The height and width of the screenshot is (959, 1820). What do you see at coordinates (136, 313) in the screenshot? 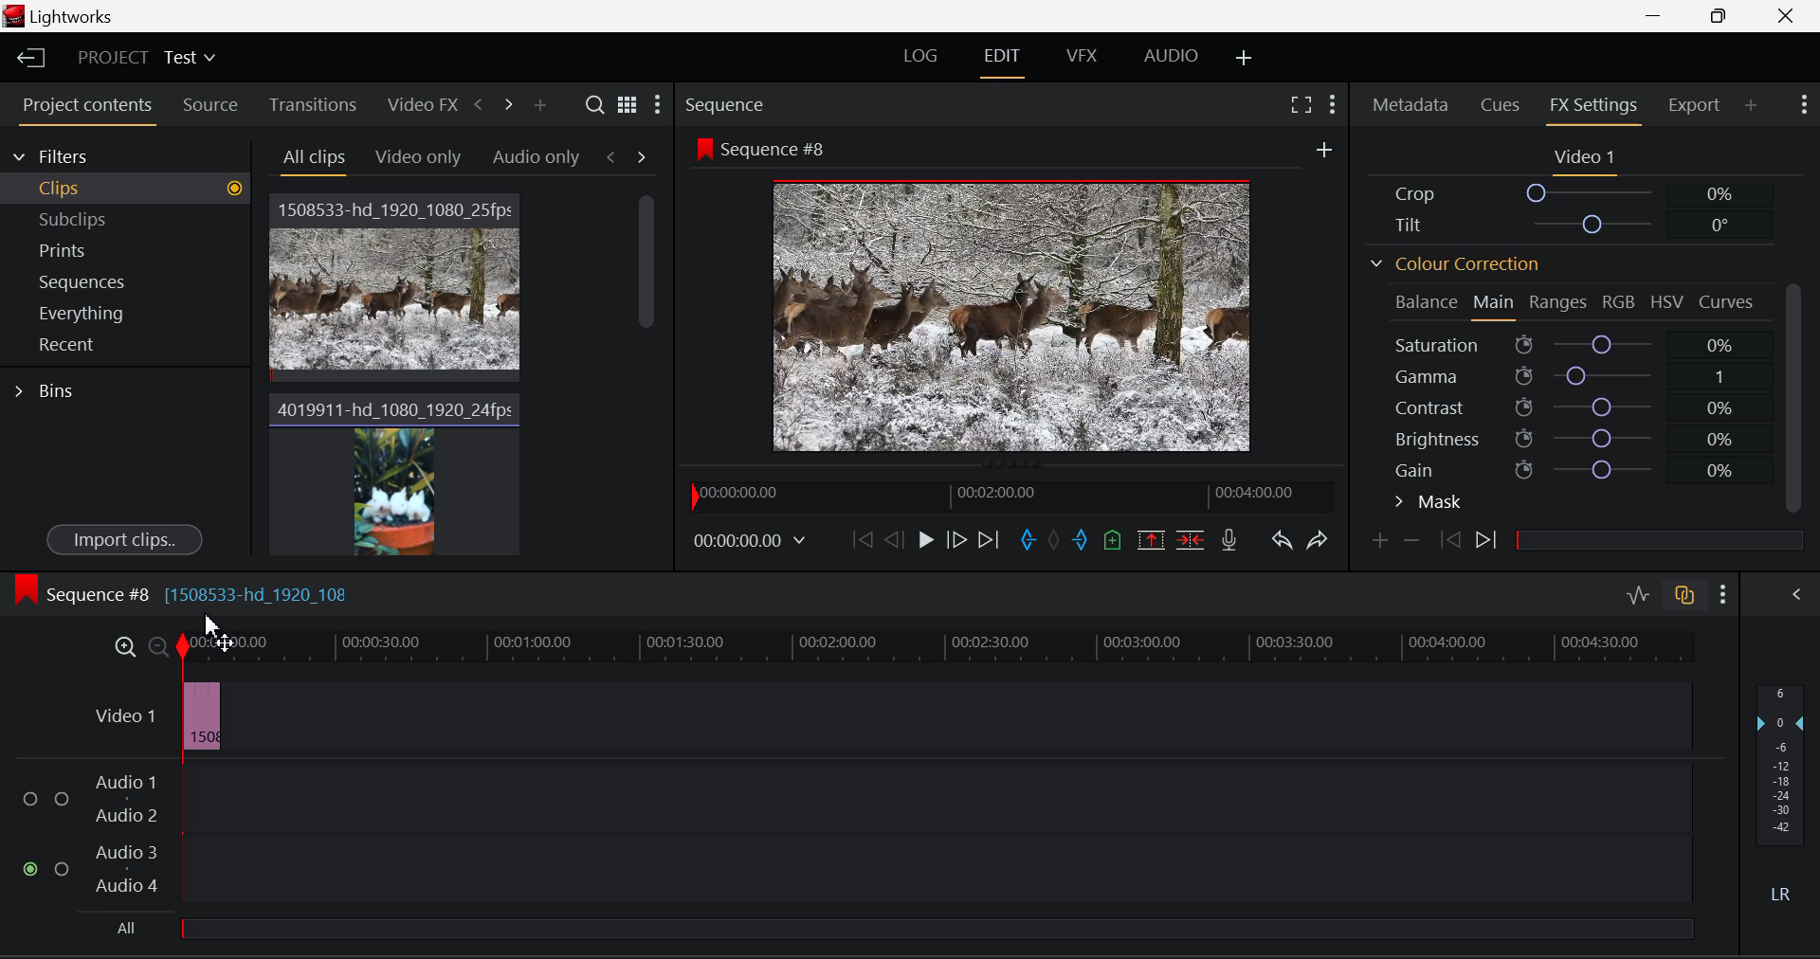
I see `Everything` at bounding box center [136, 313].